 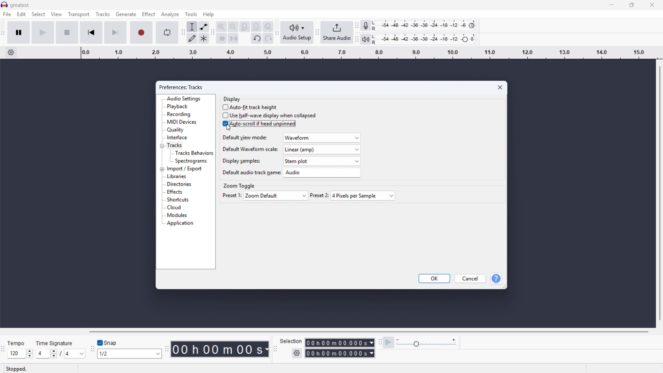 I want to click on Audio settings , so click(x=184, y=99).